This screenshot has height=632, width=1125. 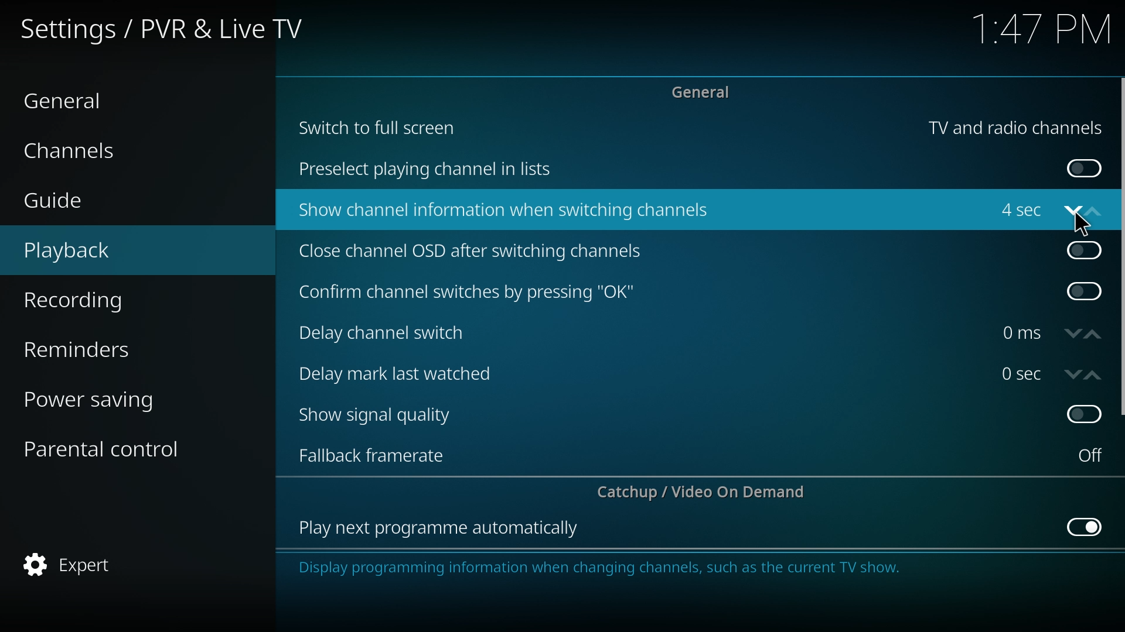 What do you see at coordinates (440, 529) in the screenshot?
I see `play next program automatically` at bounding box center [440, 529].